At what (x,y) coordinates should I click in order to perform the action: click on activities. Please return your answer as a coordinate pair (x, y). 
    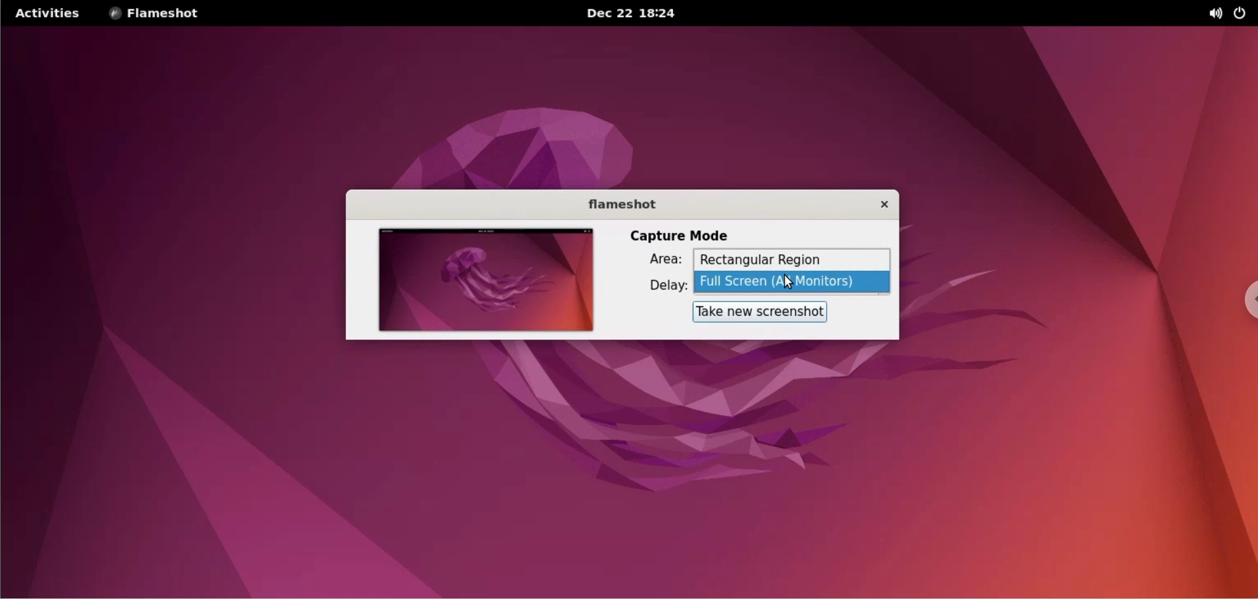
    Looking at the image, I should click on (50, 14).